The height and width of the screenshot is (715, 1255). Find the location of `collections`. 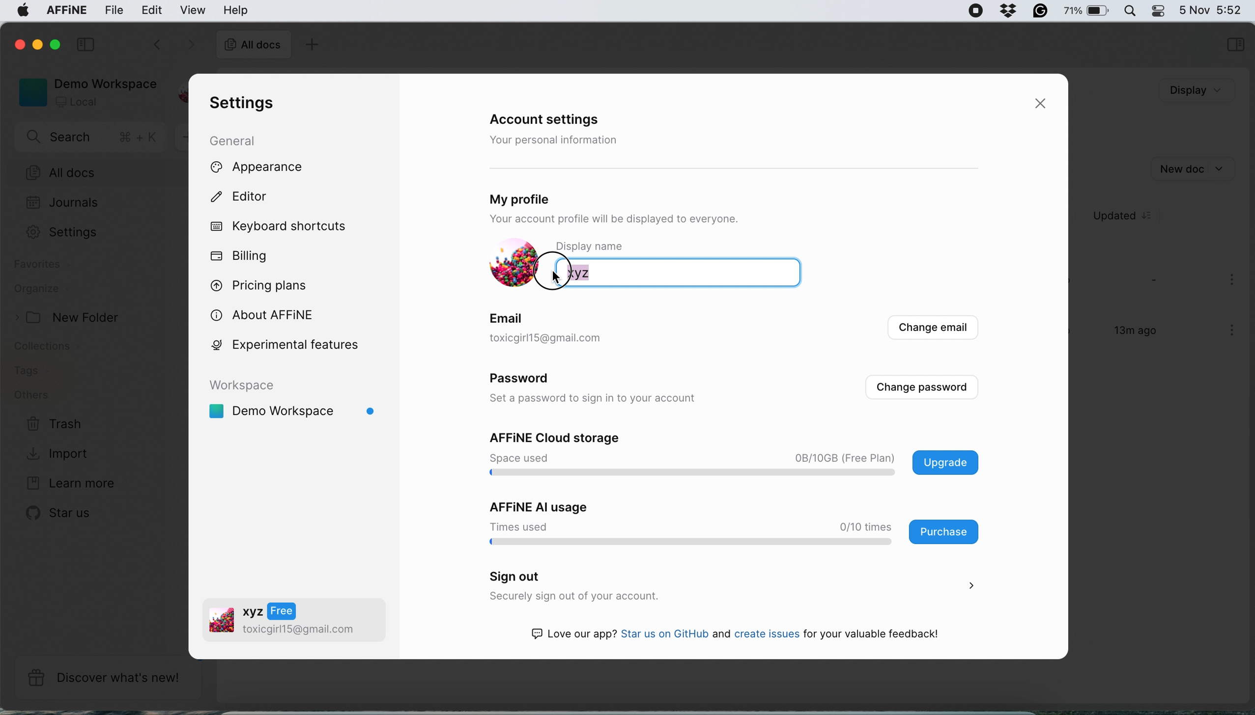

collections is located at coordinates (55, 348).